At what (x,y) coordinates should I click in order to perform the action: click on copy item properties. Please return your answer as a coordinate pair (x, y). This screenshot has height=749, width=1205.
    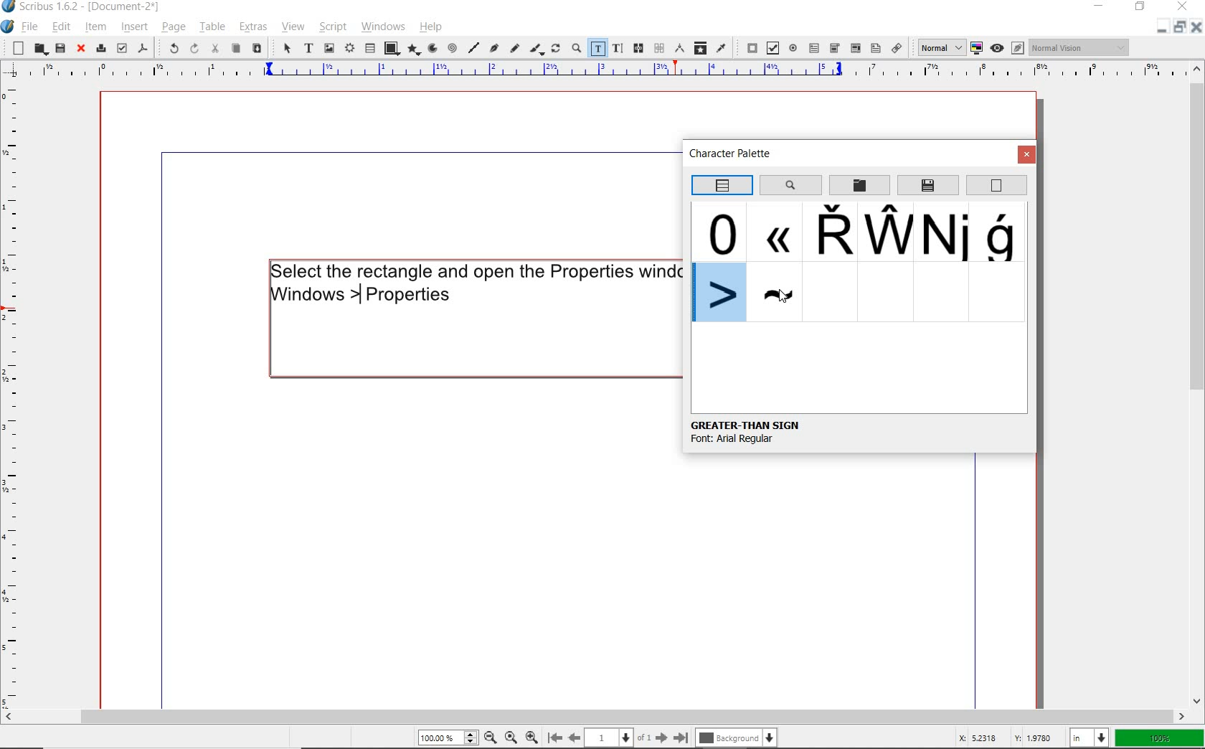
    Looking at the image, I should click on (700, 47).